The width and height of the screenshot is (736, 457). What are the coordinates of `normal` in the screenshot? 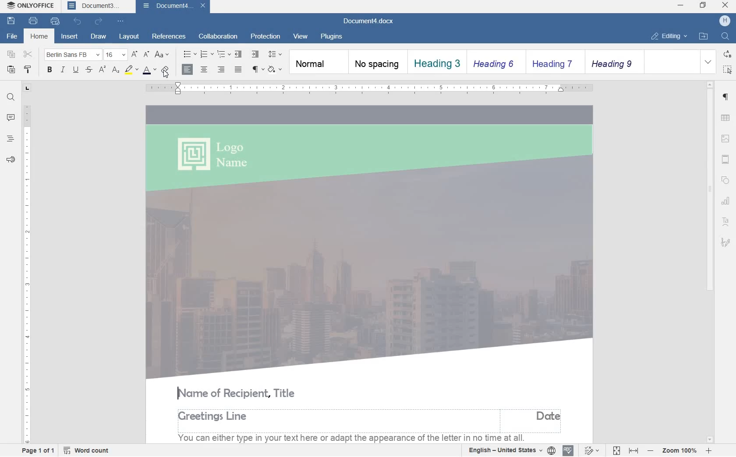 It's located at (317, 61).